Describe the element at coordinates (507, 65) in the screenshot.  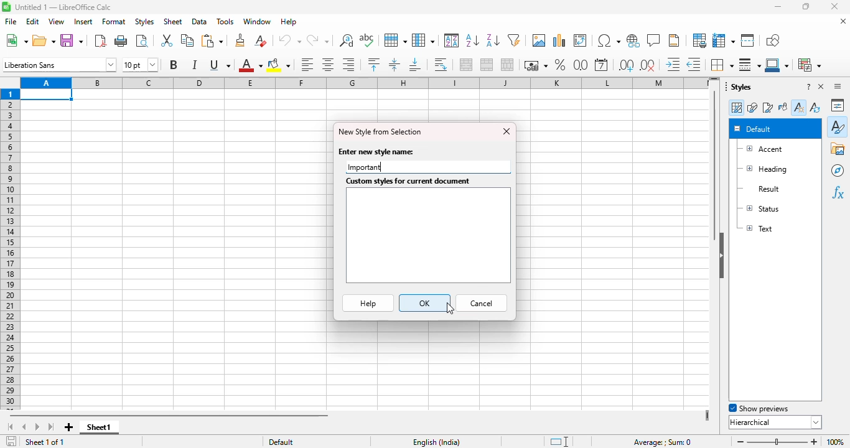
I see `unmerge cells` at that location.